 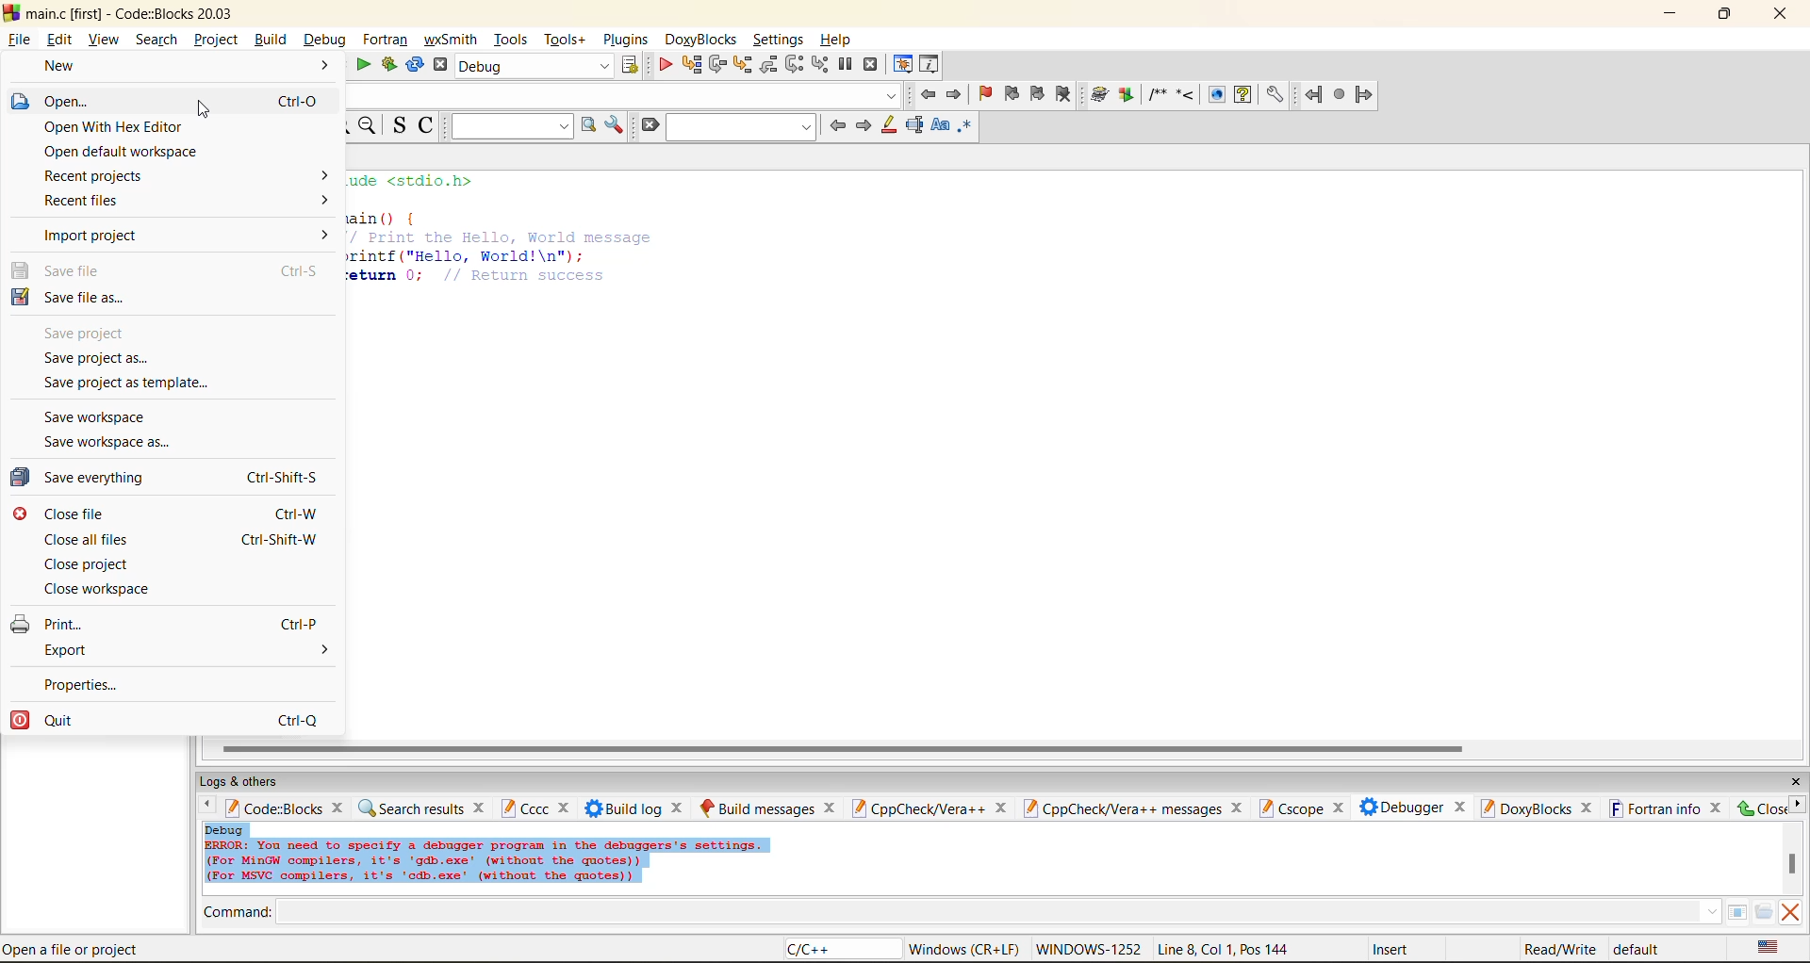 I want to click on clear, so click(x=649, y=125).